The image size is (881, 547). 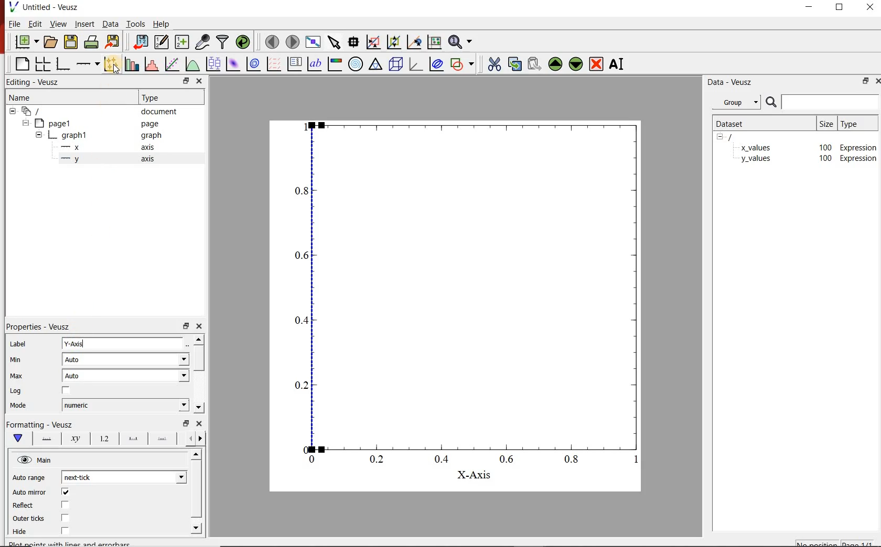 What do you see at coordinates (809, 8) in the screenshot?
I see `minimize` at bounding box center [809, 8].